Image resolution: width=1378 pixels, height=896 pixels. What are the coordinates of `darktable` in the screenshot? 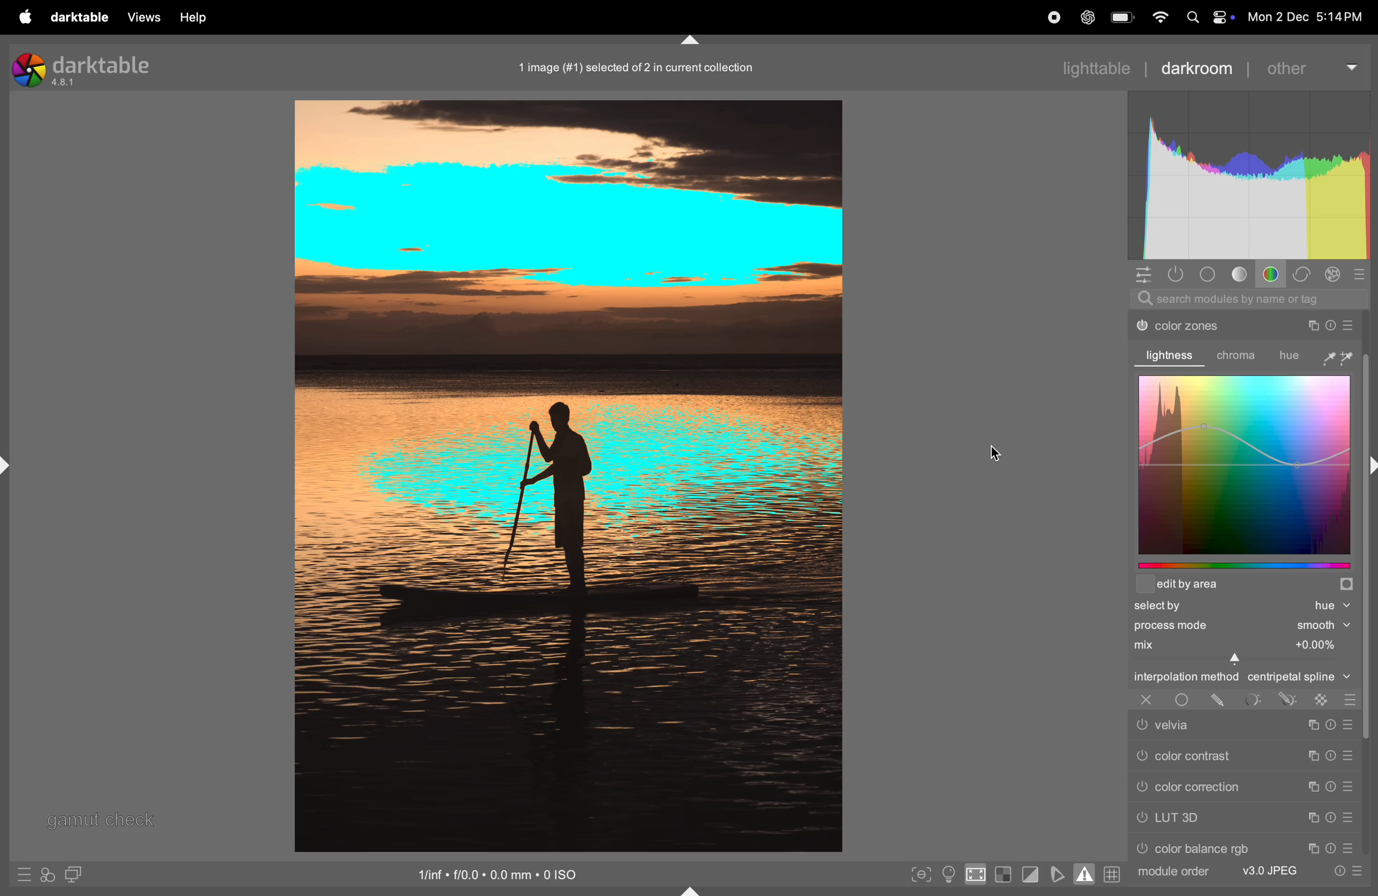 It's located at (88, 71).